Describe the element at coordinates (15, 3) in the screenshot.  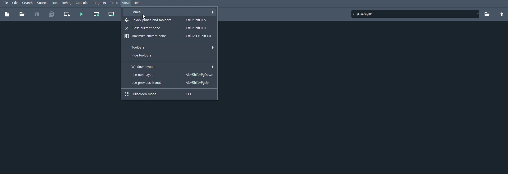
I see `Edit` at that location.